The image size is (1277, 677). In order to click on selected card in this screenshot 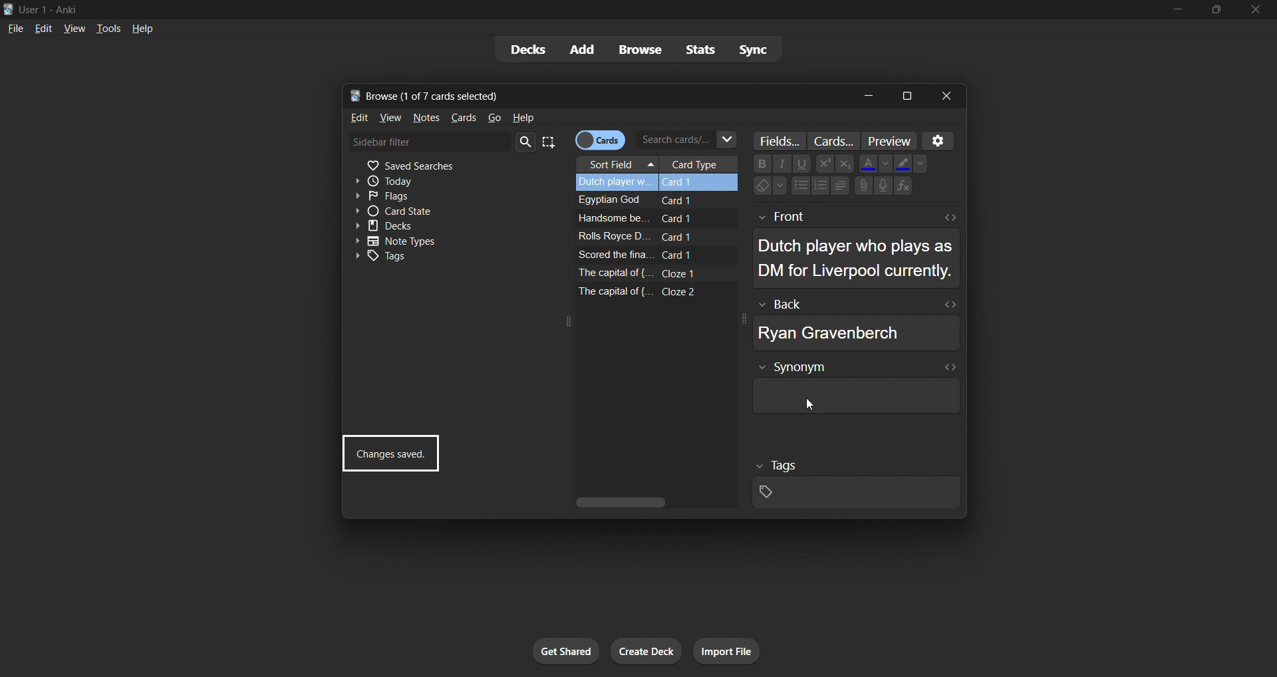, I will do `click(654, 182)`.